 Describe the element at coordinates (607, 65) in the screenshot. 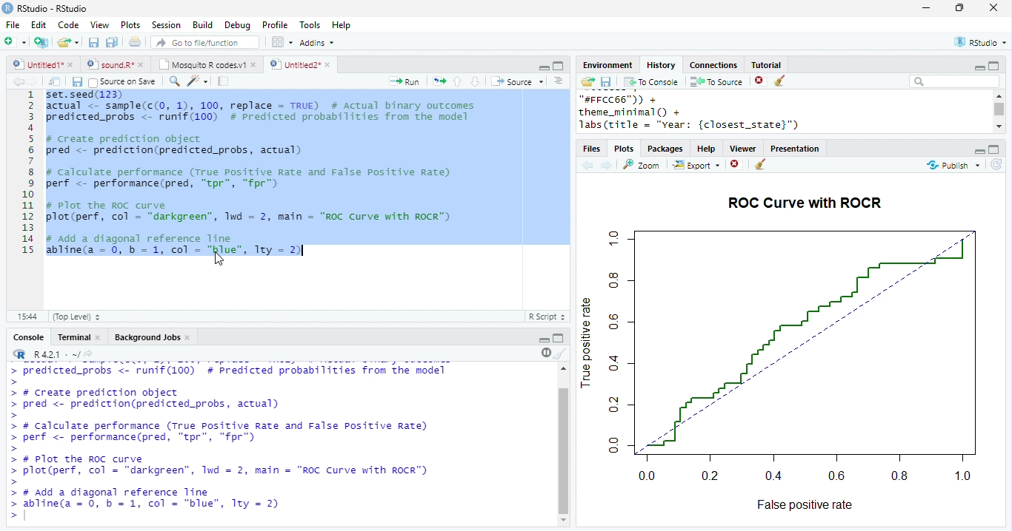

I see `Environment` at that location.